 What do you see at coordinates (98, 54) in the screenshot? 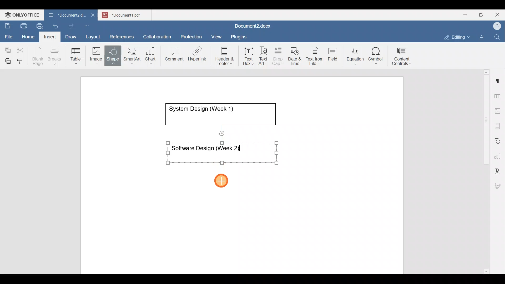
I see `Image` at bounding box center [98, 54].